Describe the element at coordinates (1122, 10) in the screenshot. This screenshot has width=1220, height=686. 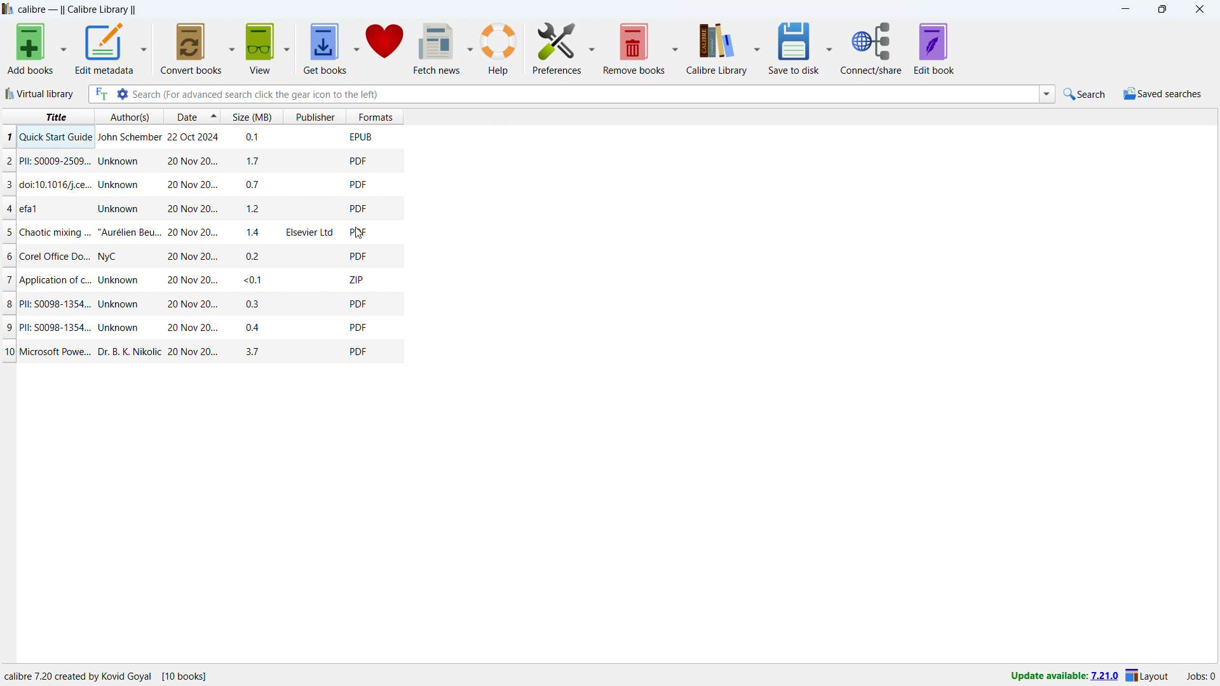
I see `minimize` at that location.